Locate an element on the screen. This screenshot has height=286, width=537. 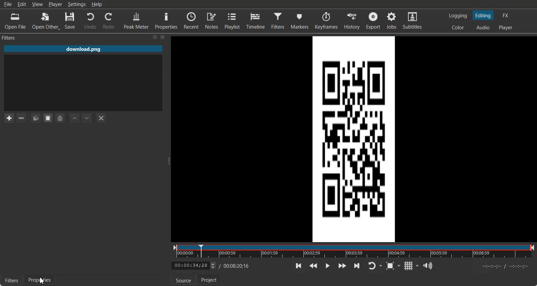
Filters is located at coordinates (10, 38).